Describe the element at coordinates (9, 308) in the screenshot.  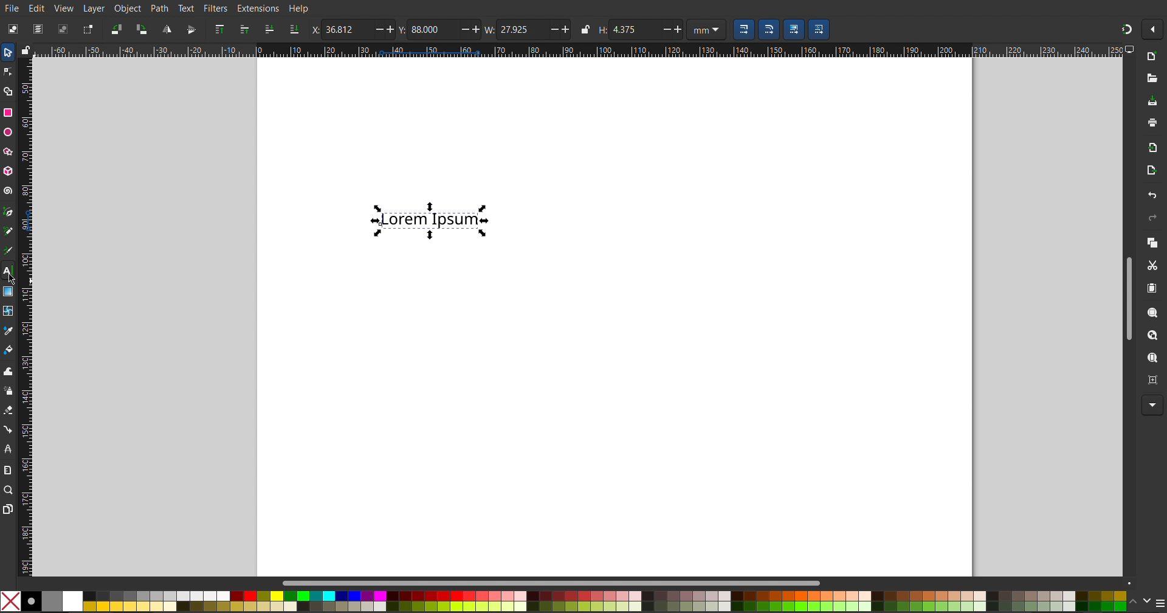
I see `Mesh Tool` at that location.